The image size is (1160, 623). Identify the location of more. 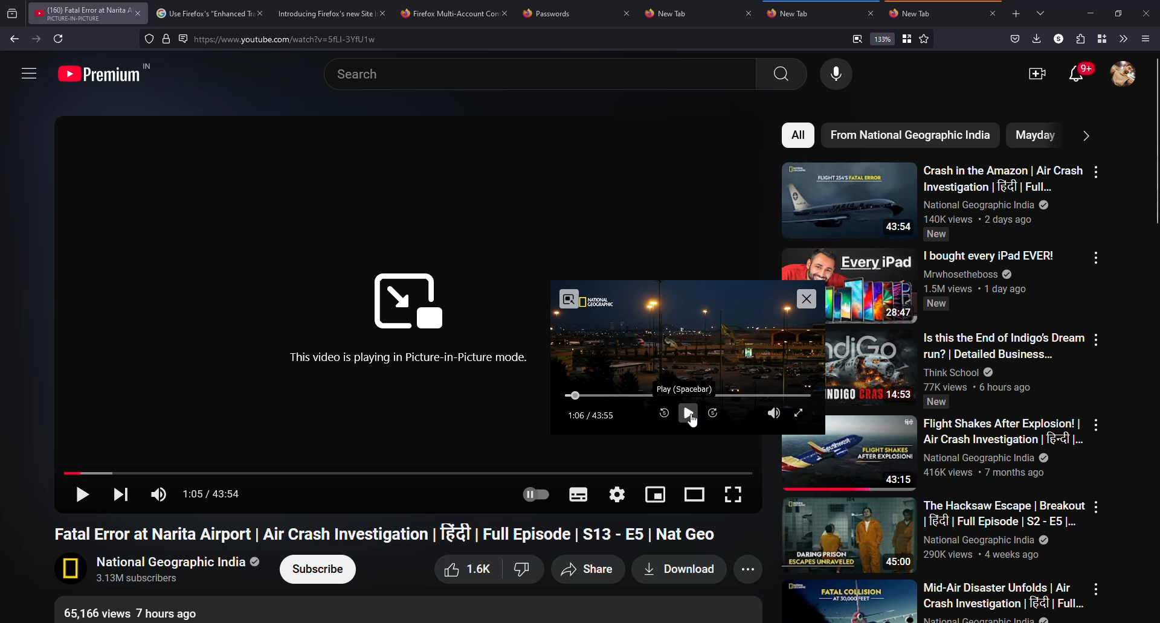
(1097, 258).